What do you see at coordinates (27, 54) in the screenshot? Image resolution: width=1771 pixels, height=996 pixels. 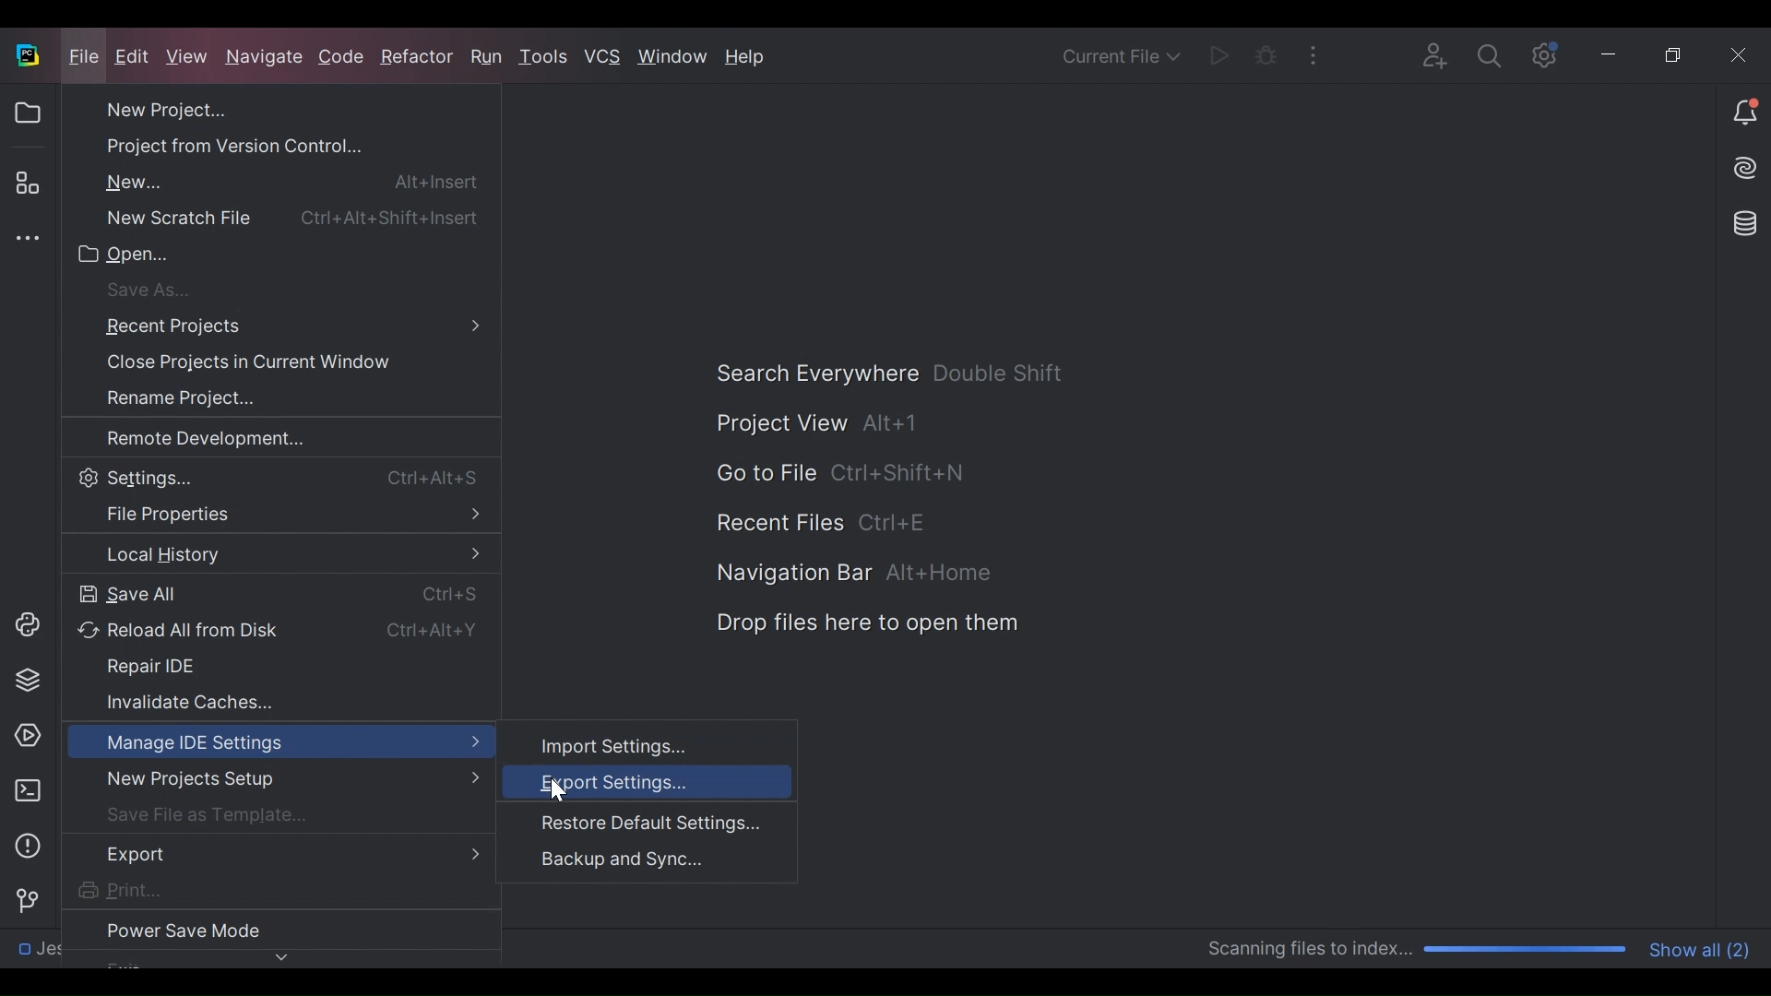 I see `PyCharm` at bounding box center [27, 54].